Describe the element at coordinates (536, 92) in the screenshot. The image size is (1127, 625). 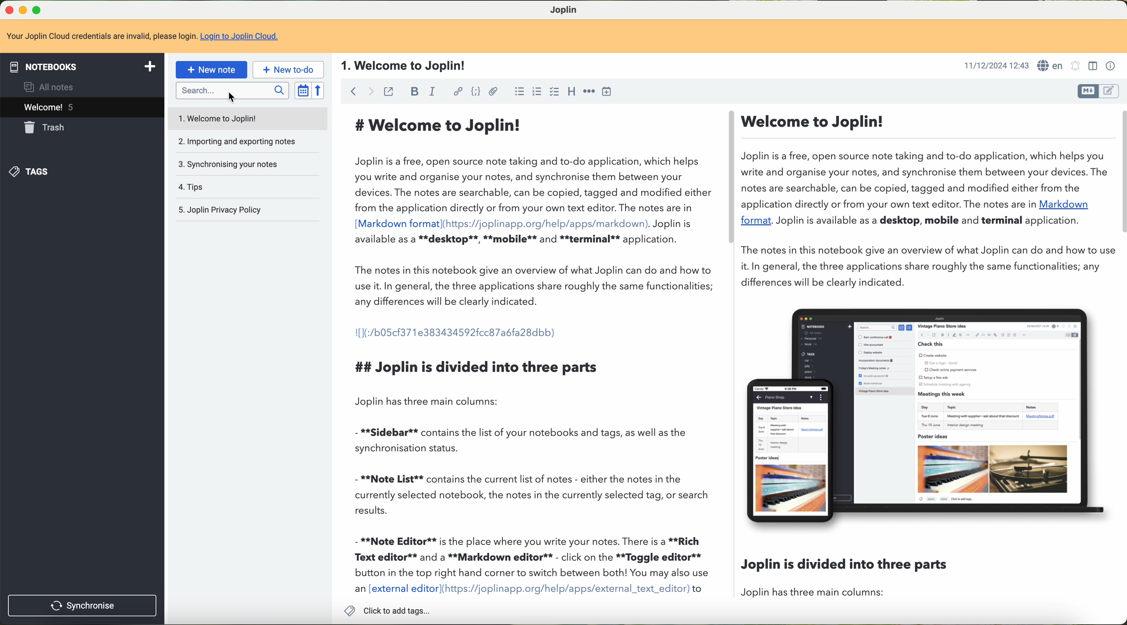
I see `bulleted list` at that location.